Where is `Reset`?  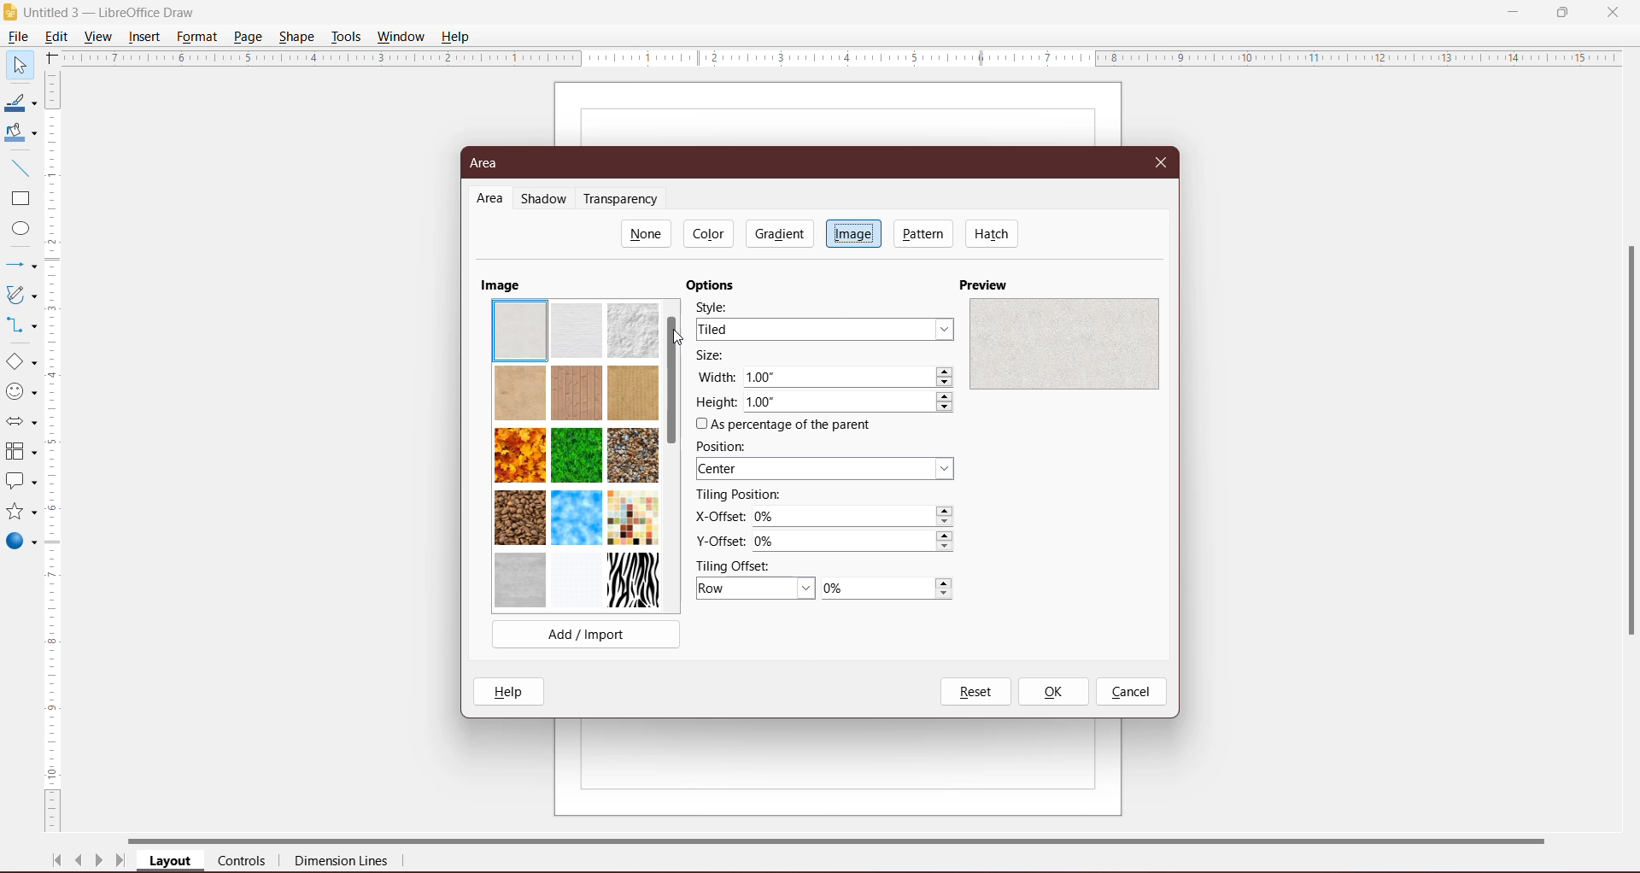
Reset is located at coordinates (975, 692).